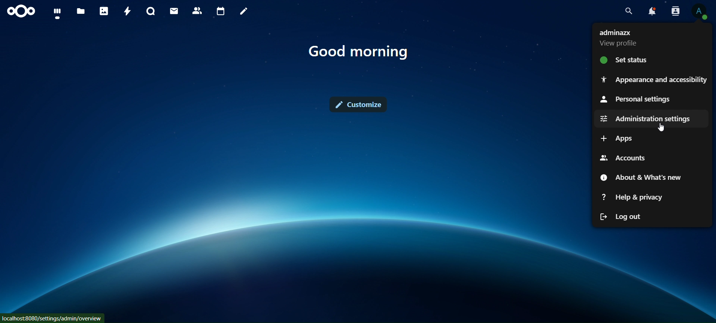 This screenshot has height=323, width=716. Describe the element at coordinates (629, 10) in the screenshot. I see `search` at that location.